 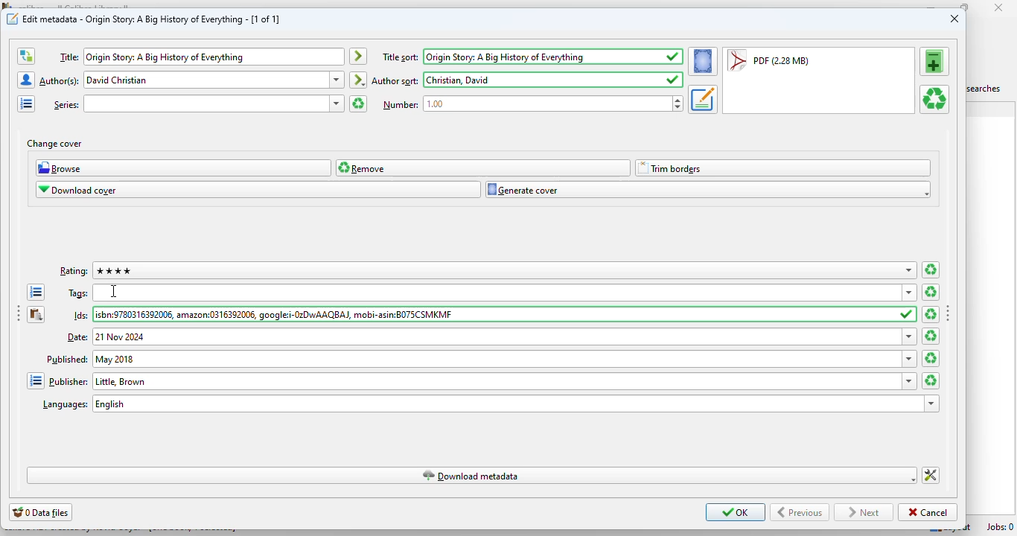 What do you see at coordinates (931, 476) in the screenshot?
I see `change how calibre downloads metadata` at bounding box center [931, 476].